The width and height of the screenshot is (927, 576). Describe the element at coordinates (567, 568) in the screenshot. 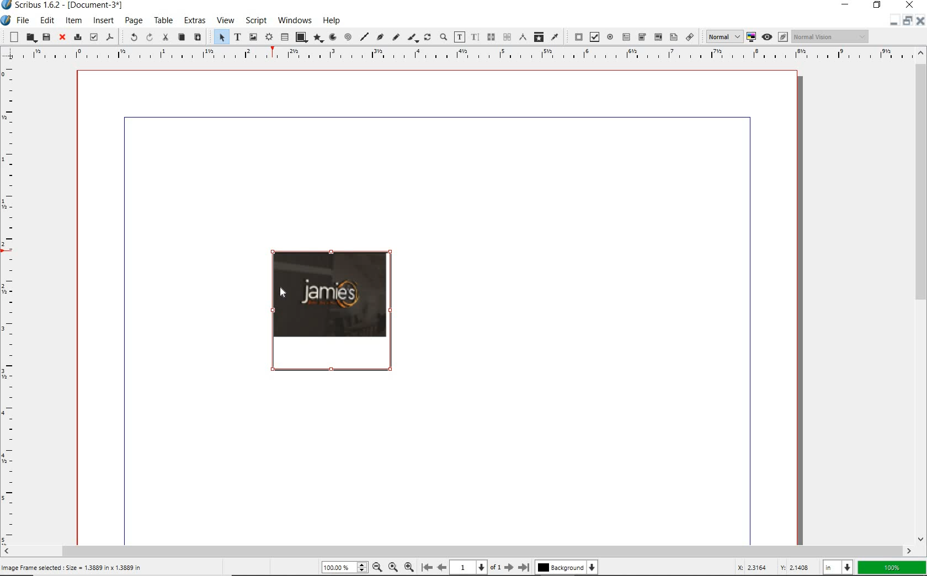

I see `background` at that location.